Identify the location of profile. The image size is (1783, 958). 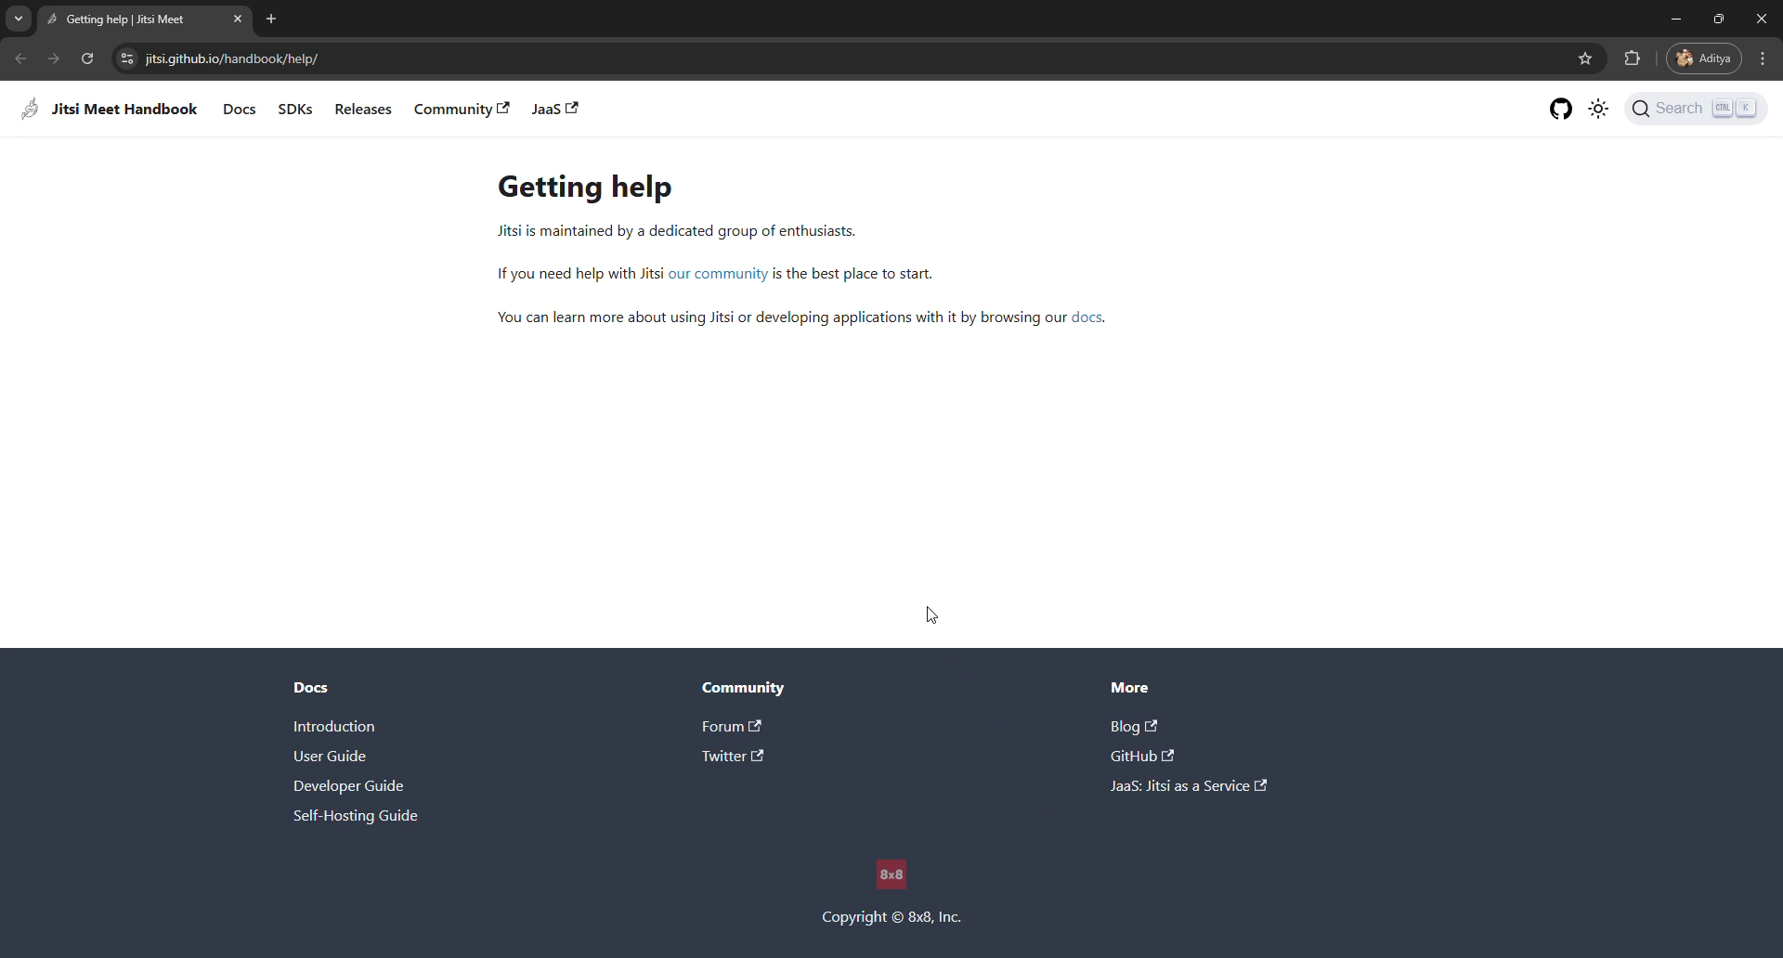
(1703, 58).